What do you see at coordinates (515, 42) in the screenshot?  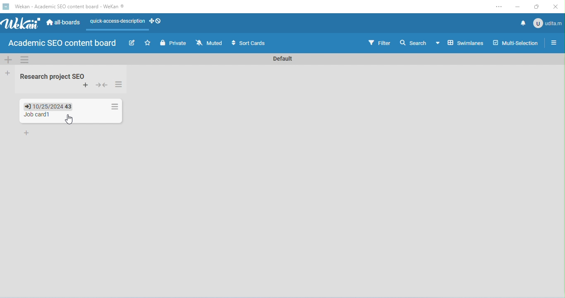 I see `multi-selection` at bounding box center [515, 42].